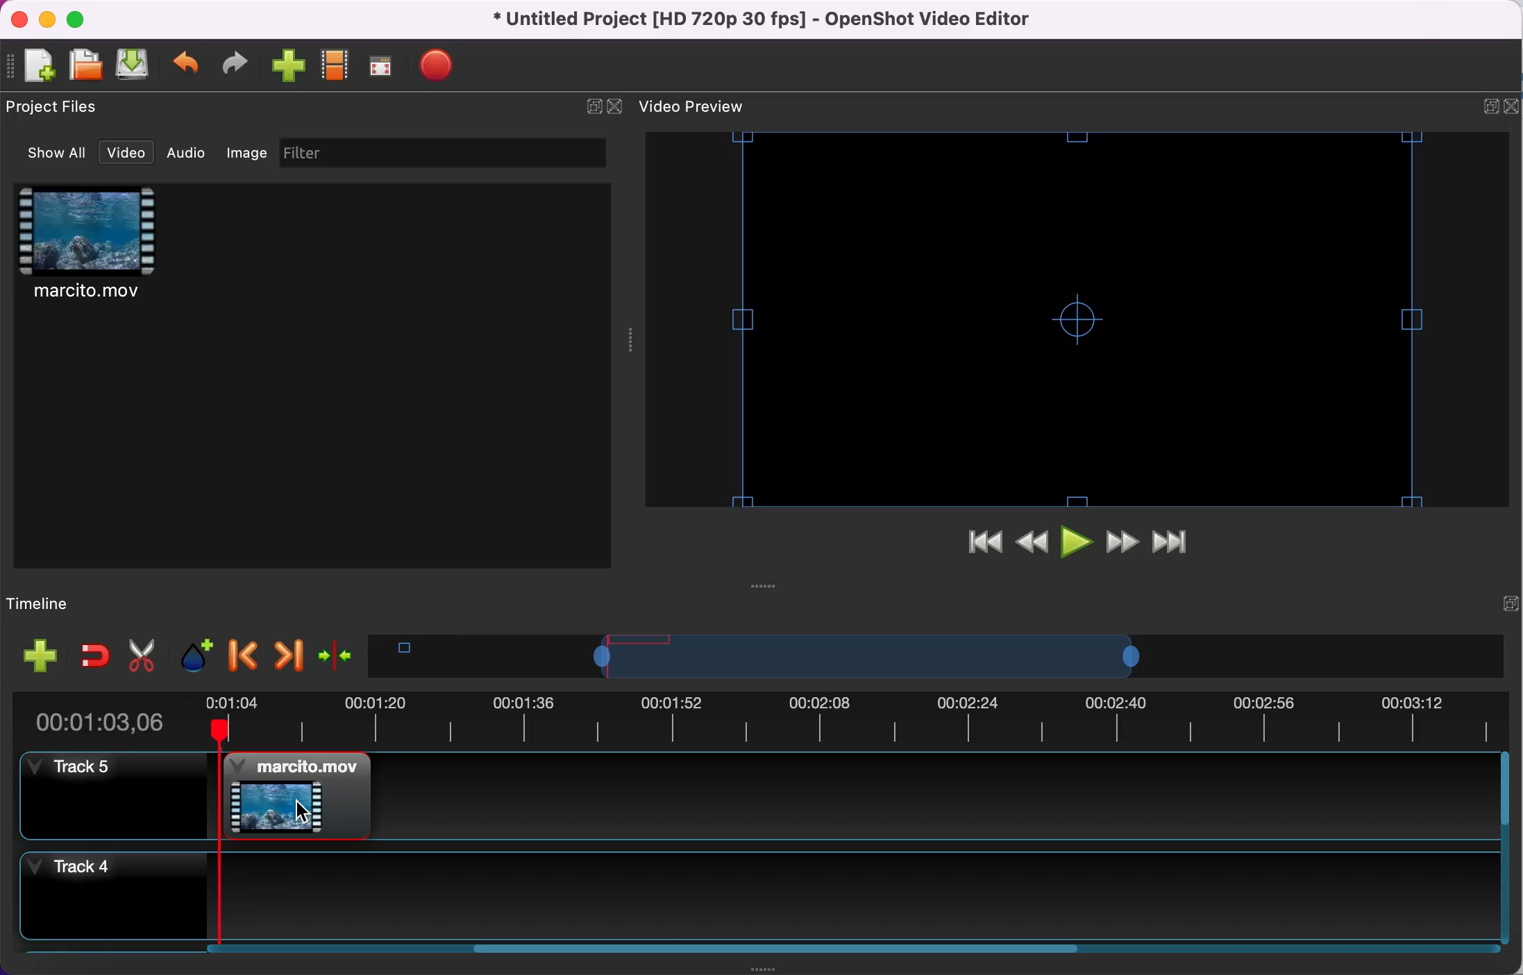 The image size is (1523, 975). Describe the element at coordinates (869, 656) in the screenshot. I see `timeline` at that location.